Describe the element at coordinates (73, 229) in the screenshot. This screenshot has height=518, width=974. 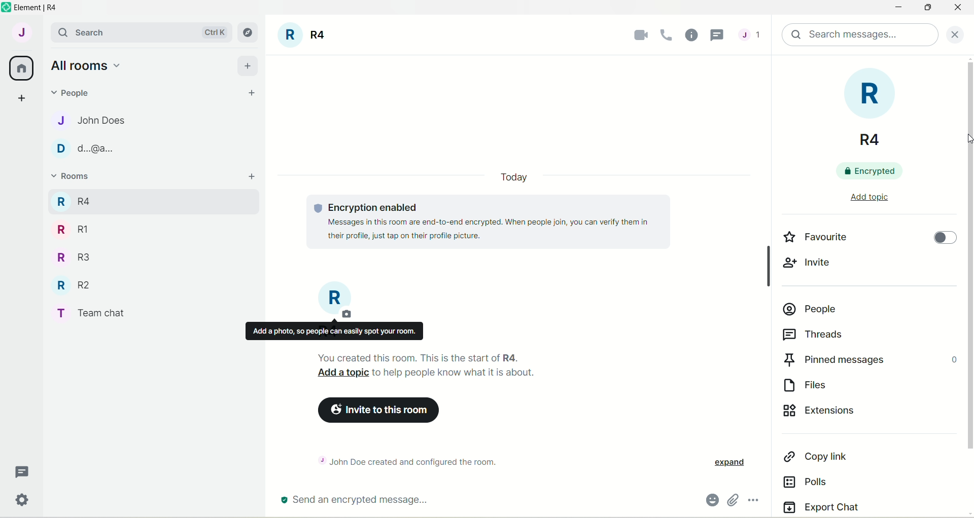
I see `R RI` at that location.